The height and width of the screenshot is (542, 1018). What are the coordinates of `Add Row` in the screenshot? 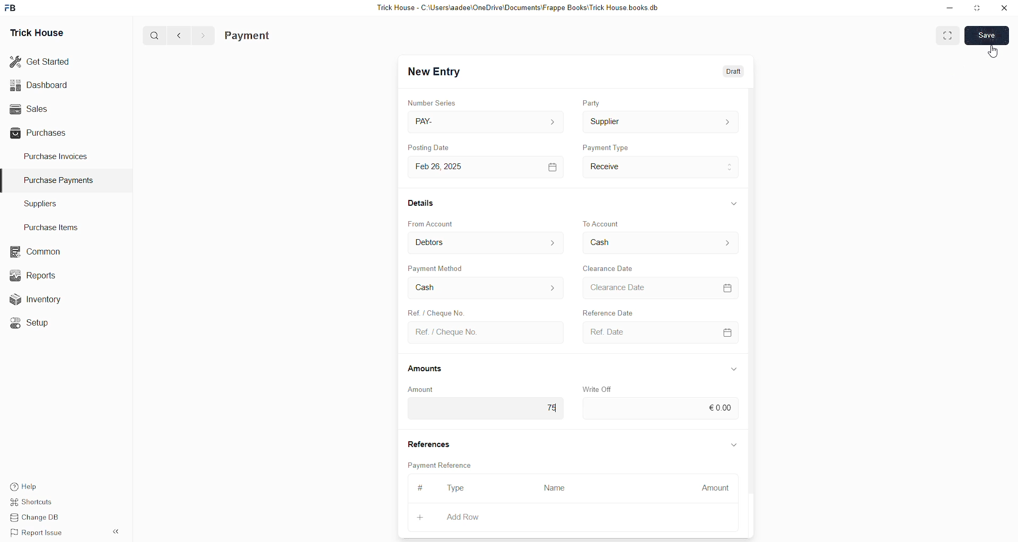 It's located at (462, 517).